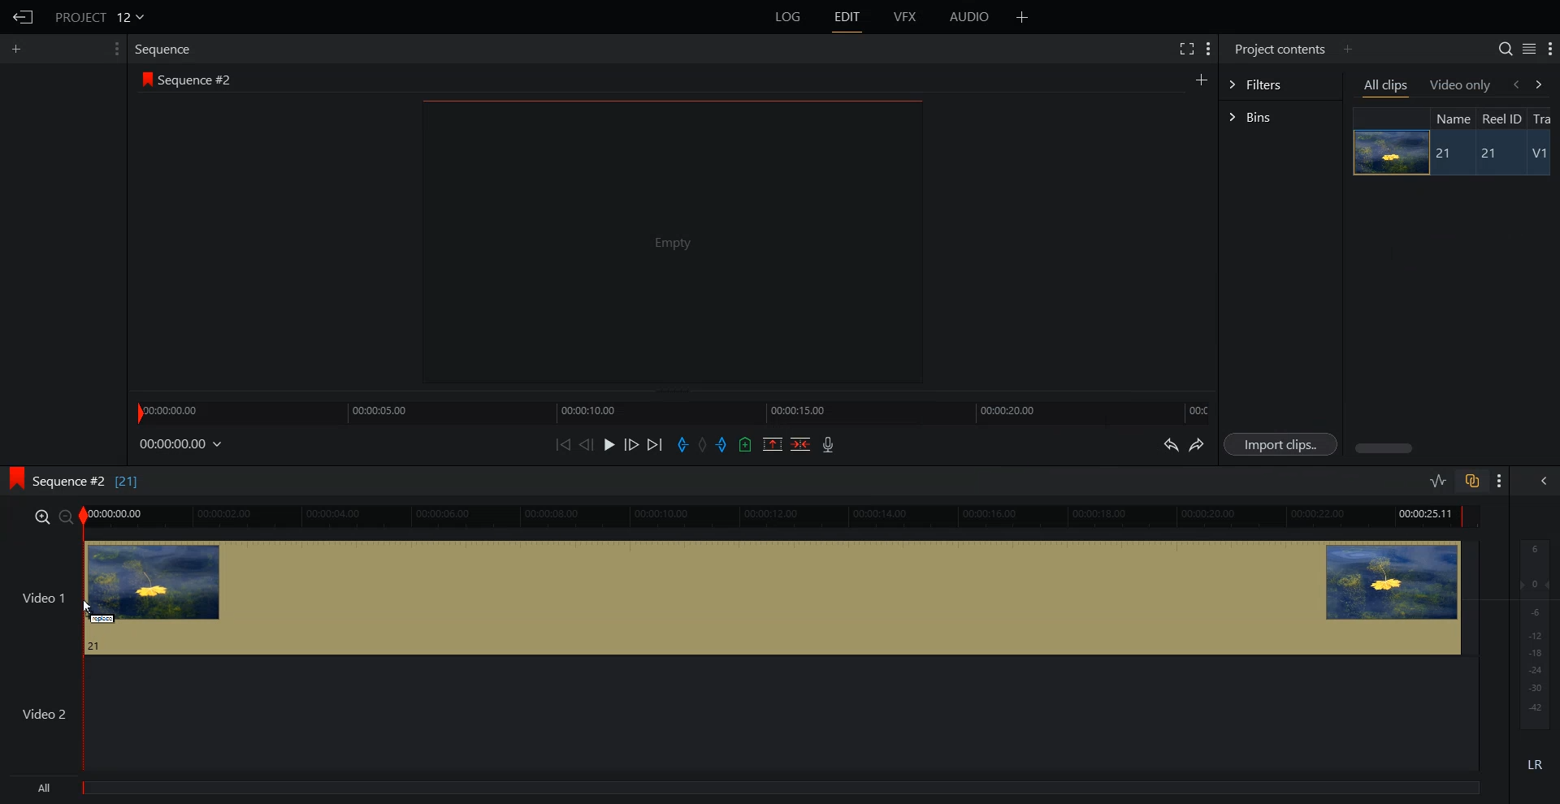 The width and height of the screenshot is (1560, 804). What do you see at coordinates (145, 78) in the screenshot?
I see `logo` at bounding box center [145, 78].